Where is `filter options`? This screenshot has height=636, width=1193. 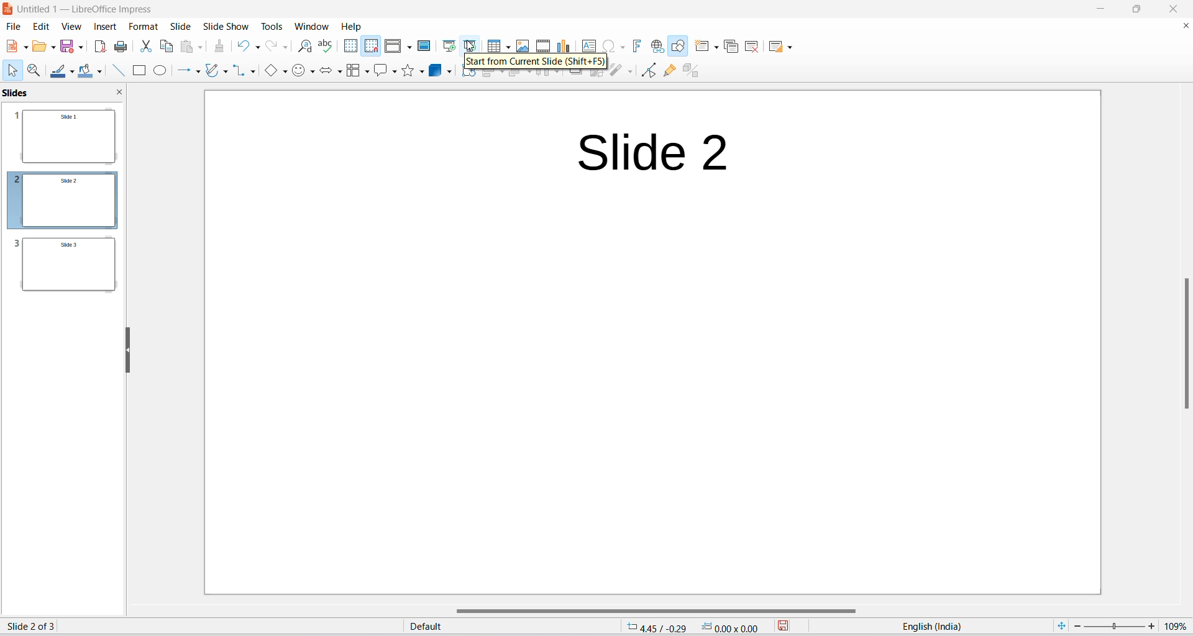 filter options is located at coordinates (631, 71).